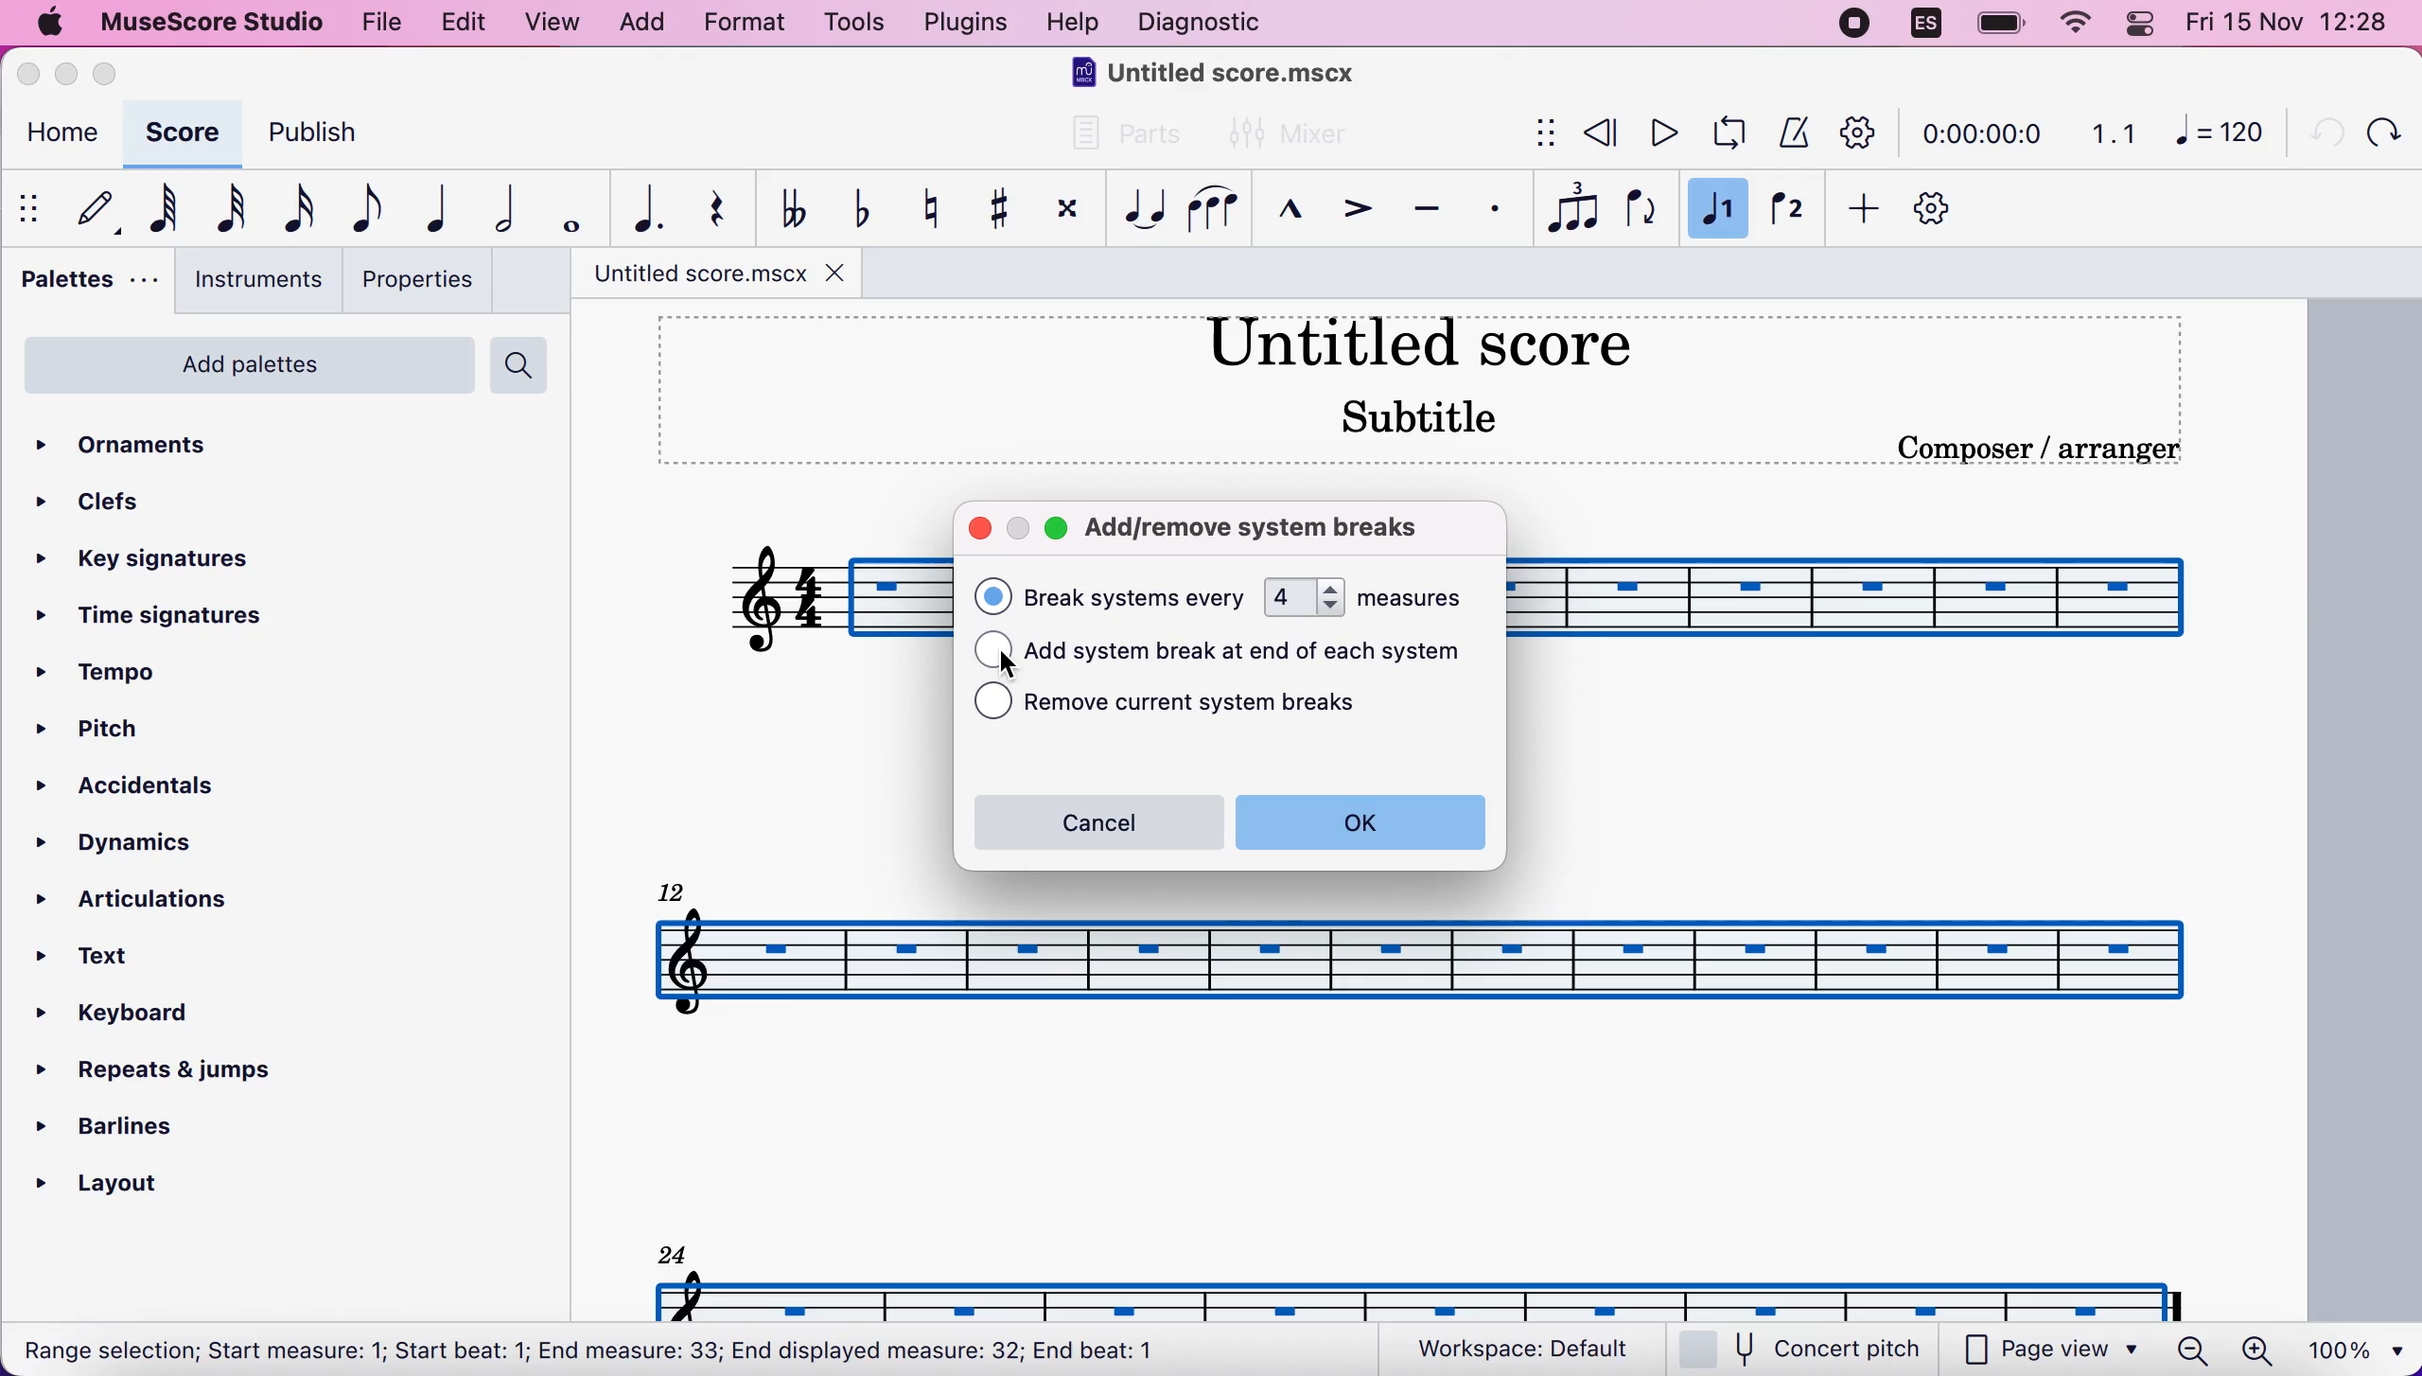 The image size is (2422, 1376). I want to click on file, so click(378, 20).